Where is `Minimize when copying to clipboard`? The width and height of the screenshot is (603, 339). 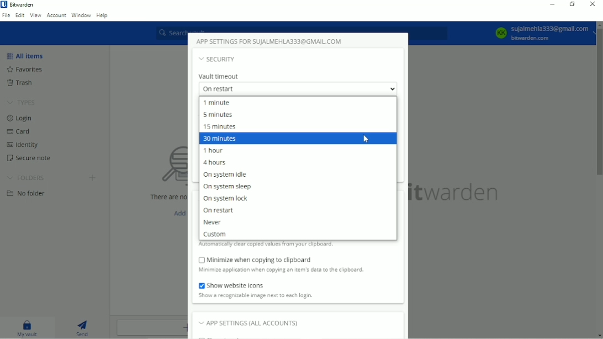
Minimize when copying to clipboard is located at coordinates (257, 259).